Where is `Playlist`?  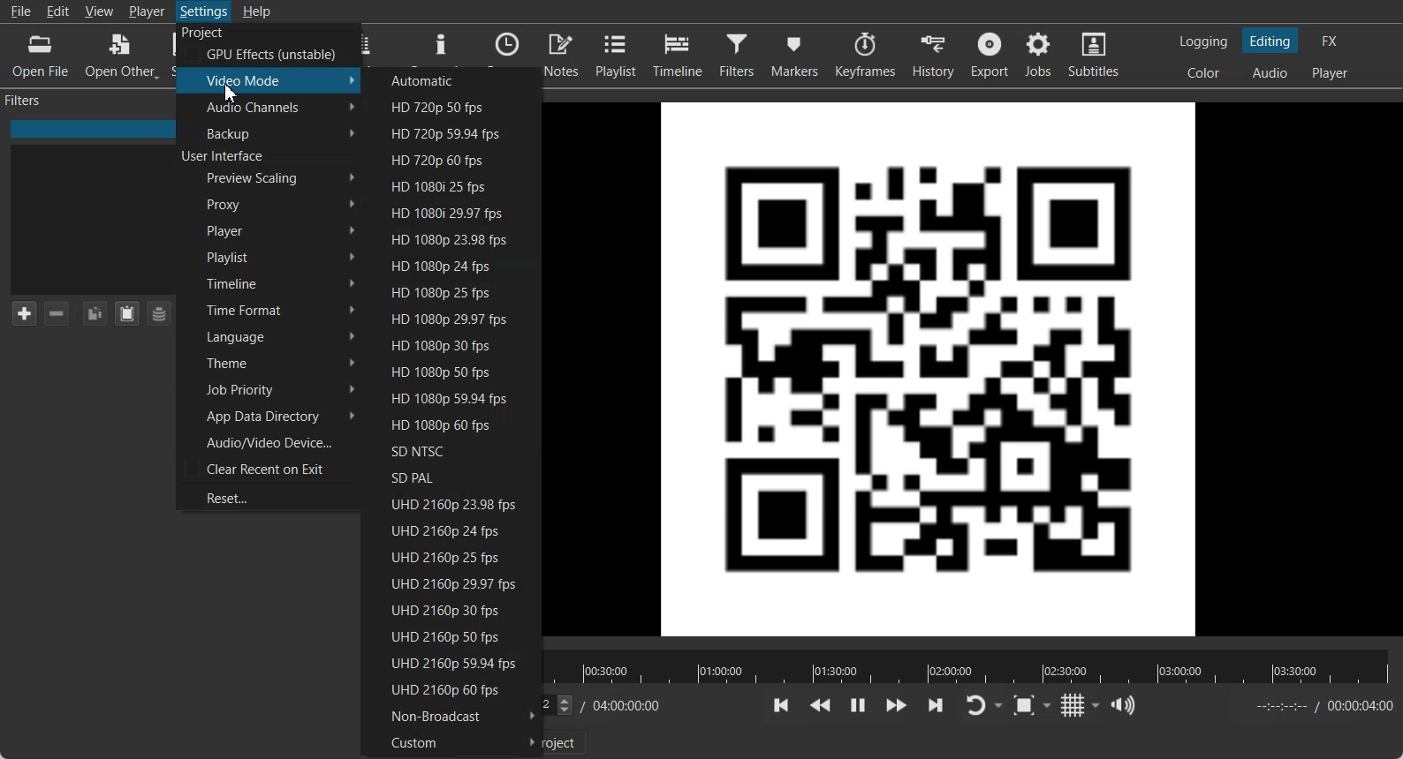
Playlist is located at coordinates (617, 54).